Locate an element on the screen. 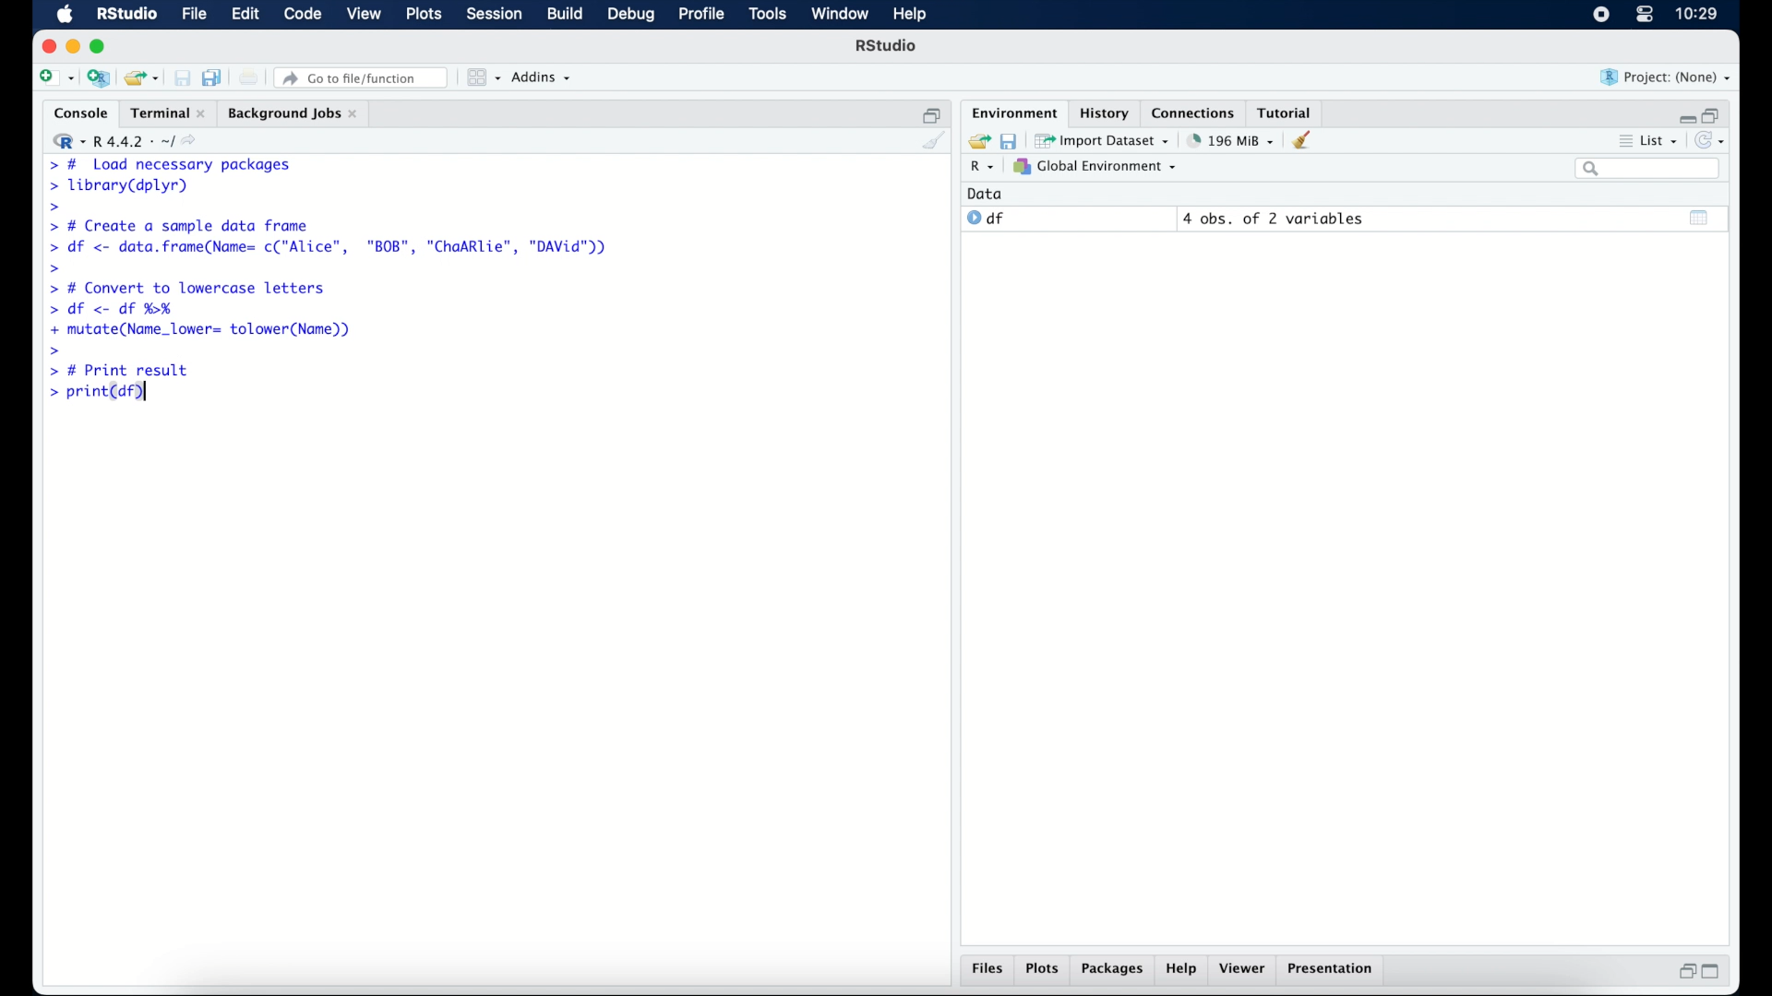  workspace panes is located at coordinates (482, 77).